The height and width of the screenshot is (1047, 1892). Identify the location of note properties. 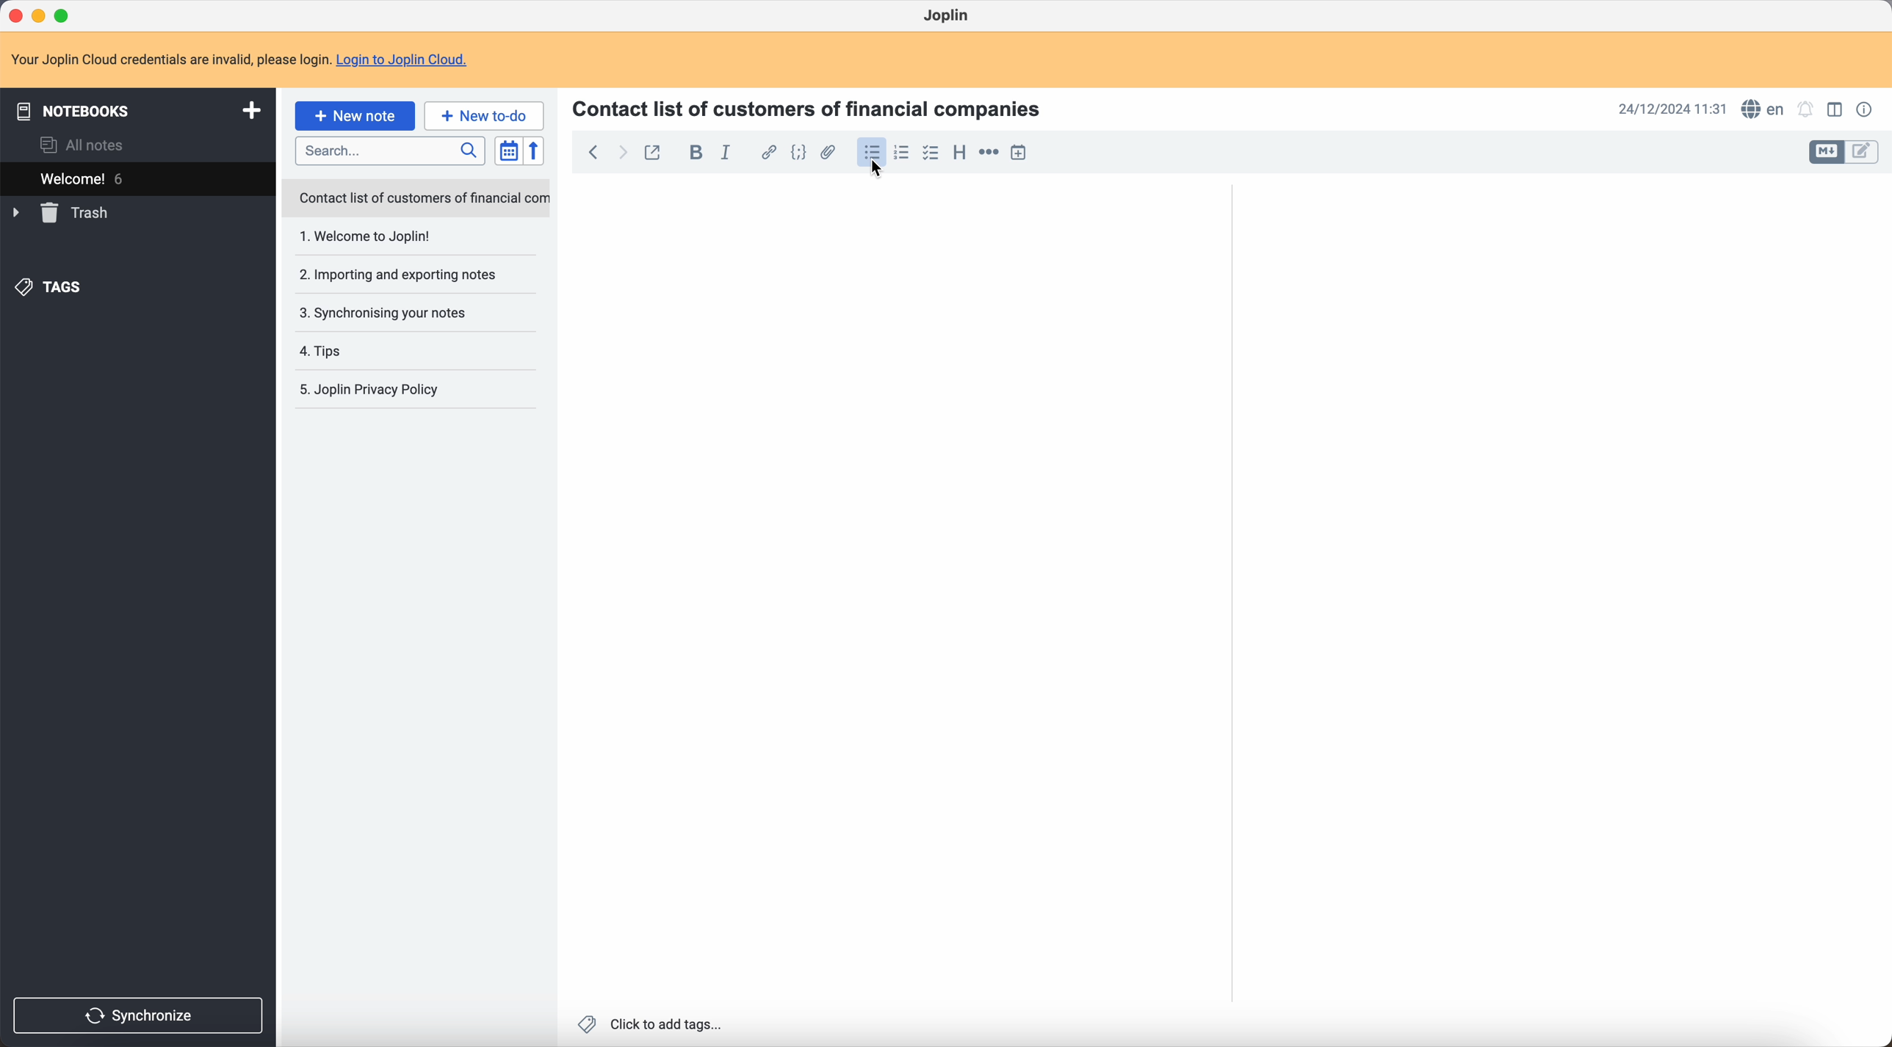
(1867, 110).